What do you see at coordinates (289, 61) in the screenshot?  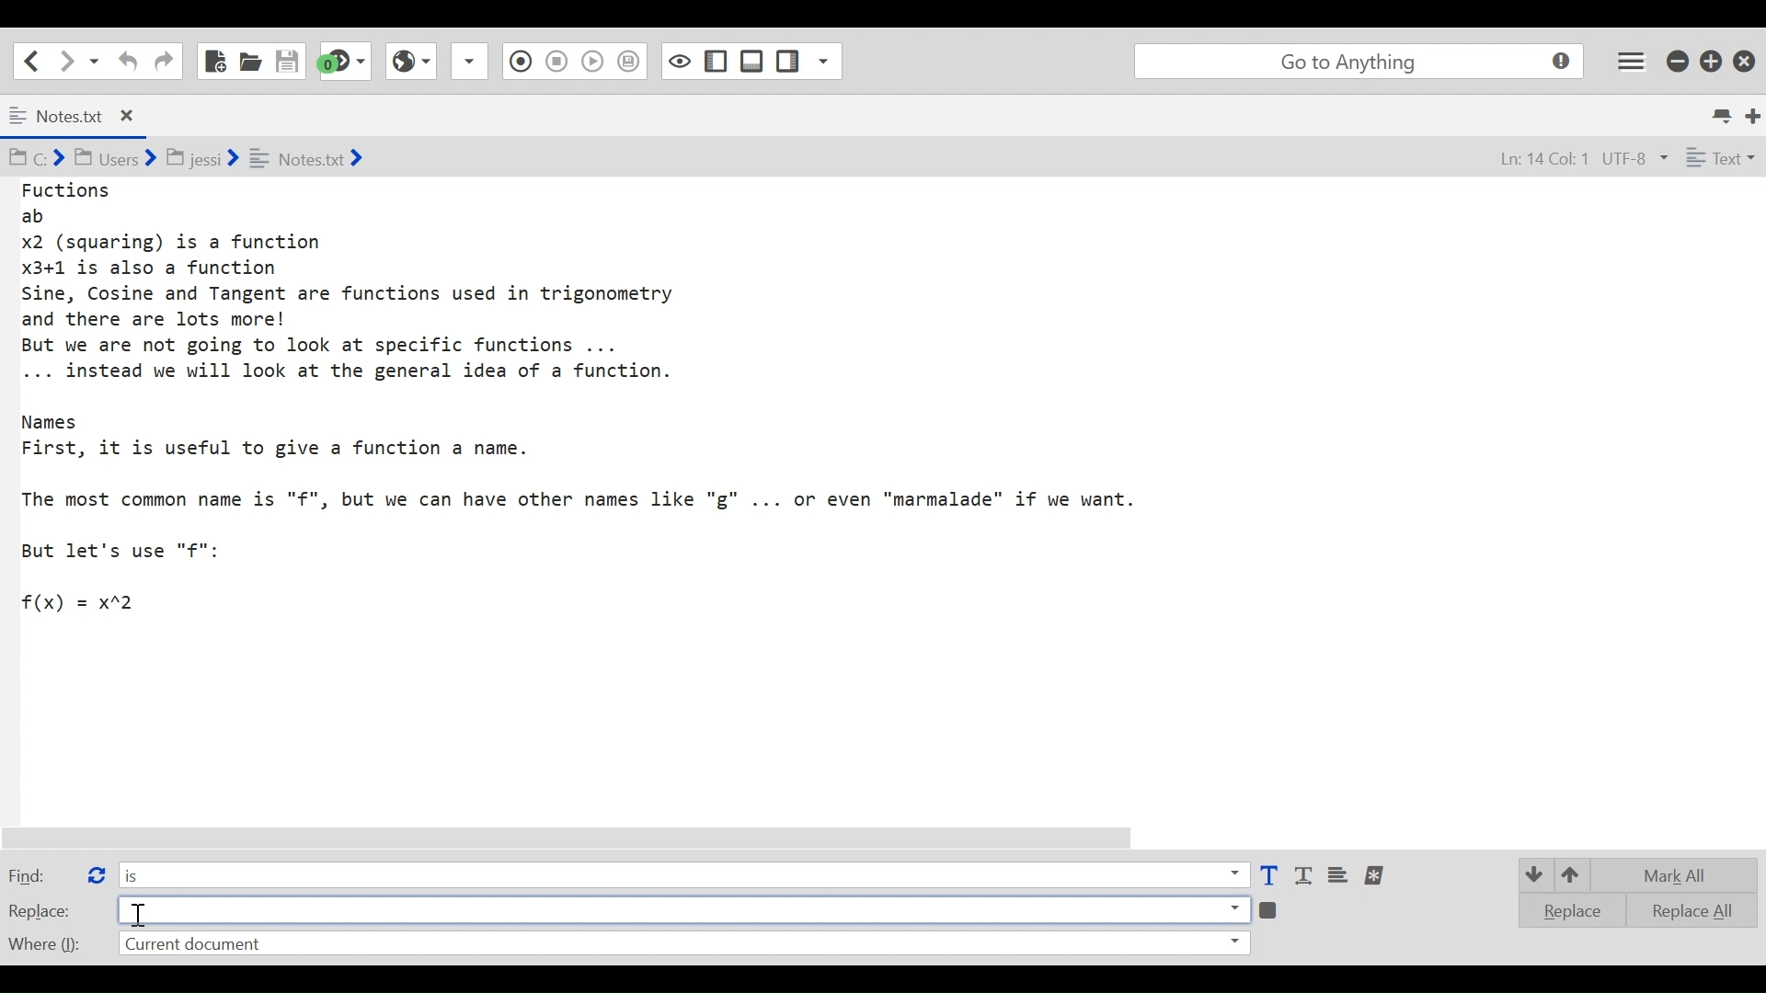 I see `Save File` at bounding box center [289, 61].